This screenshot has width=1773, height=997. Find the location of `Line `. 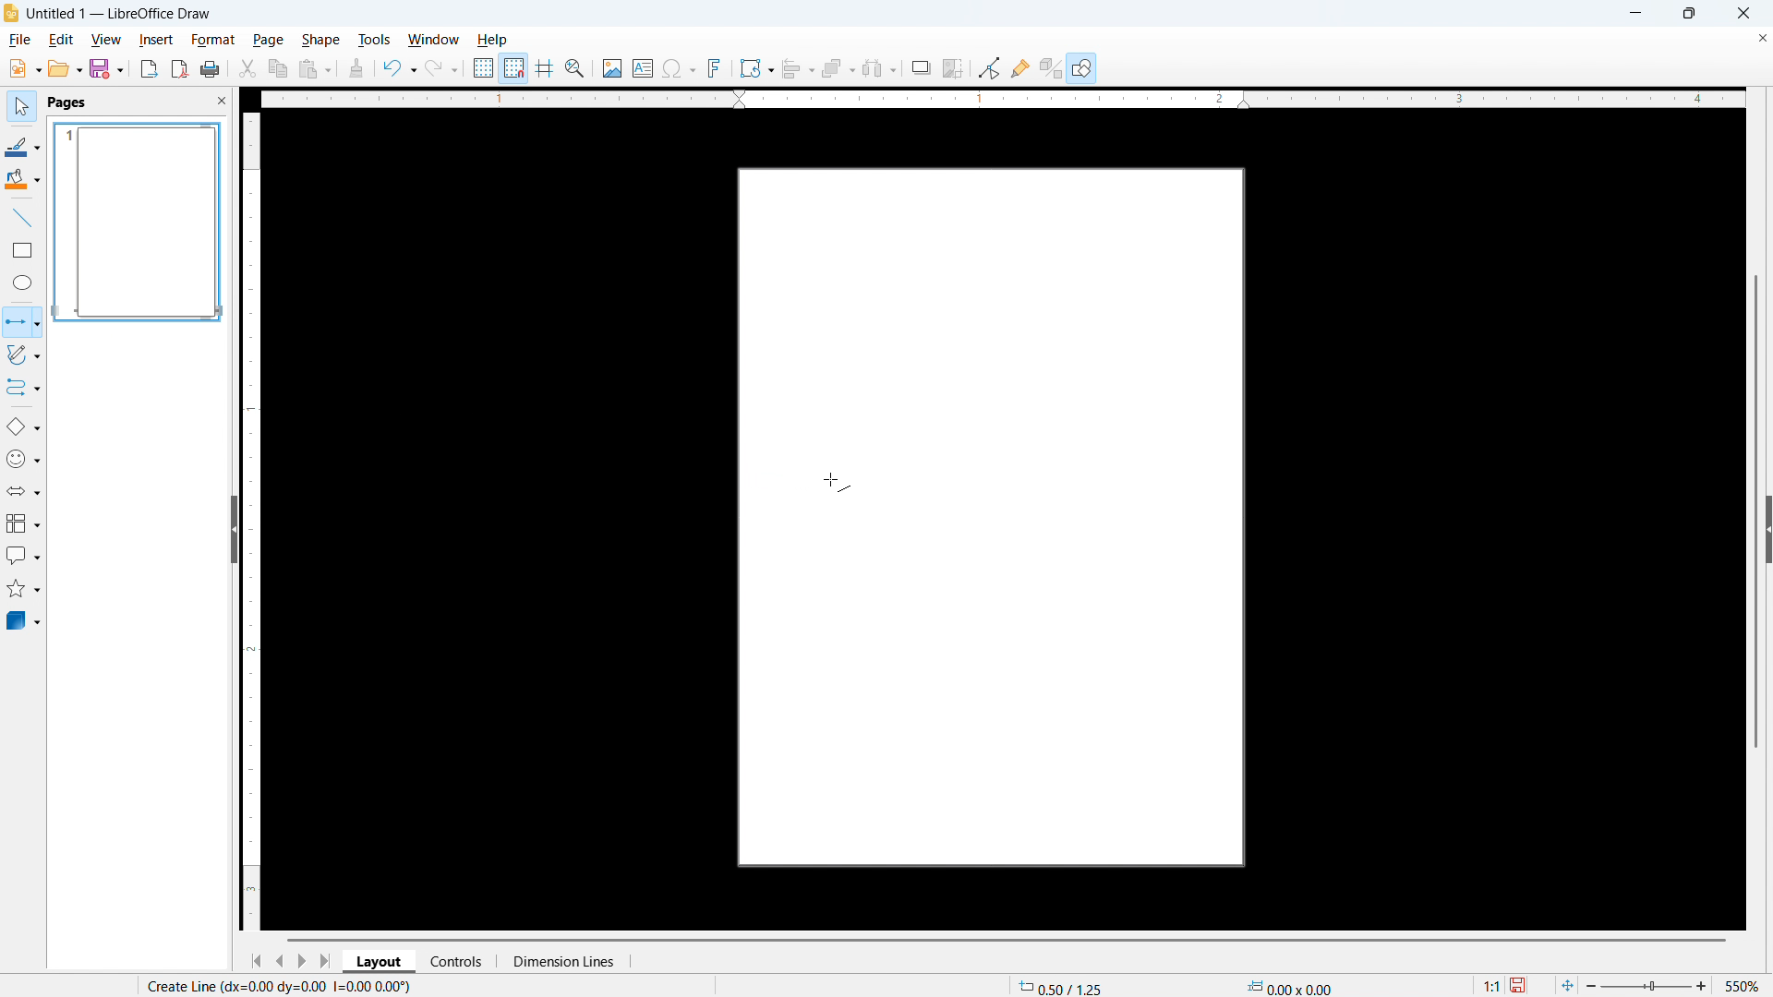

Line  is located at coordinates (23, 219).